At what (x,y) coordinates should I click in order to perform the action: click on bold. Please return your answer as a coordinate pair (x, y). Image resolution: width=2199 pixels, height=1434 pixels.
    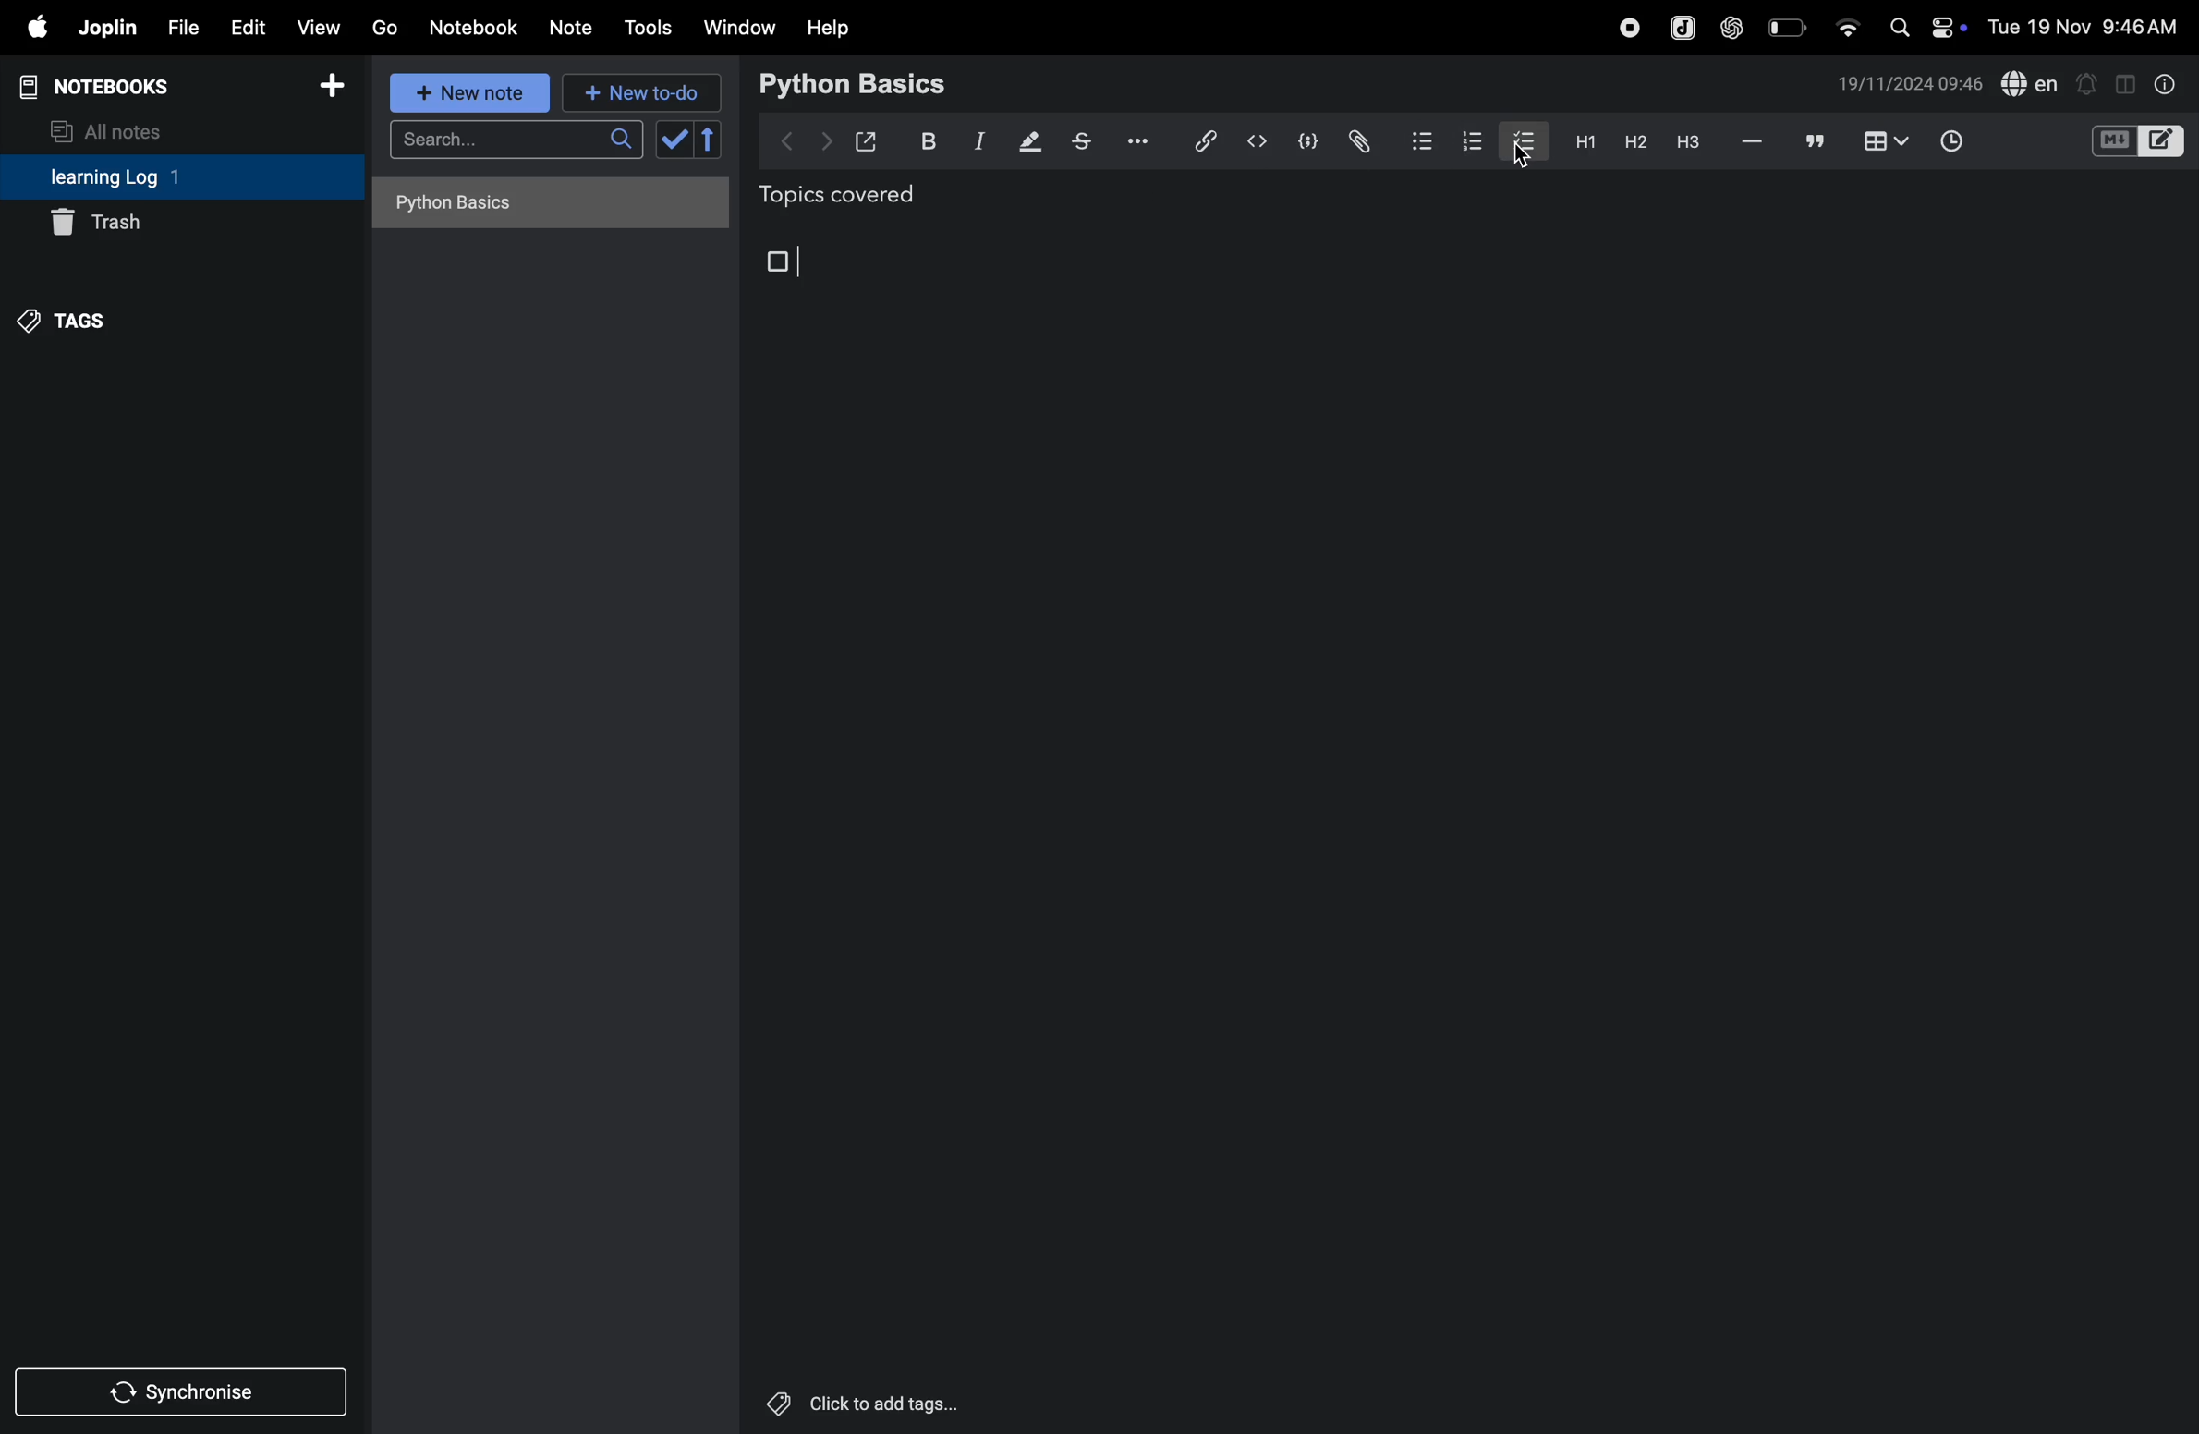
    Looking at the image, I should click on (924, 141).